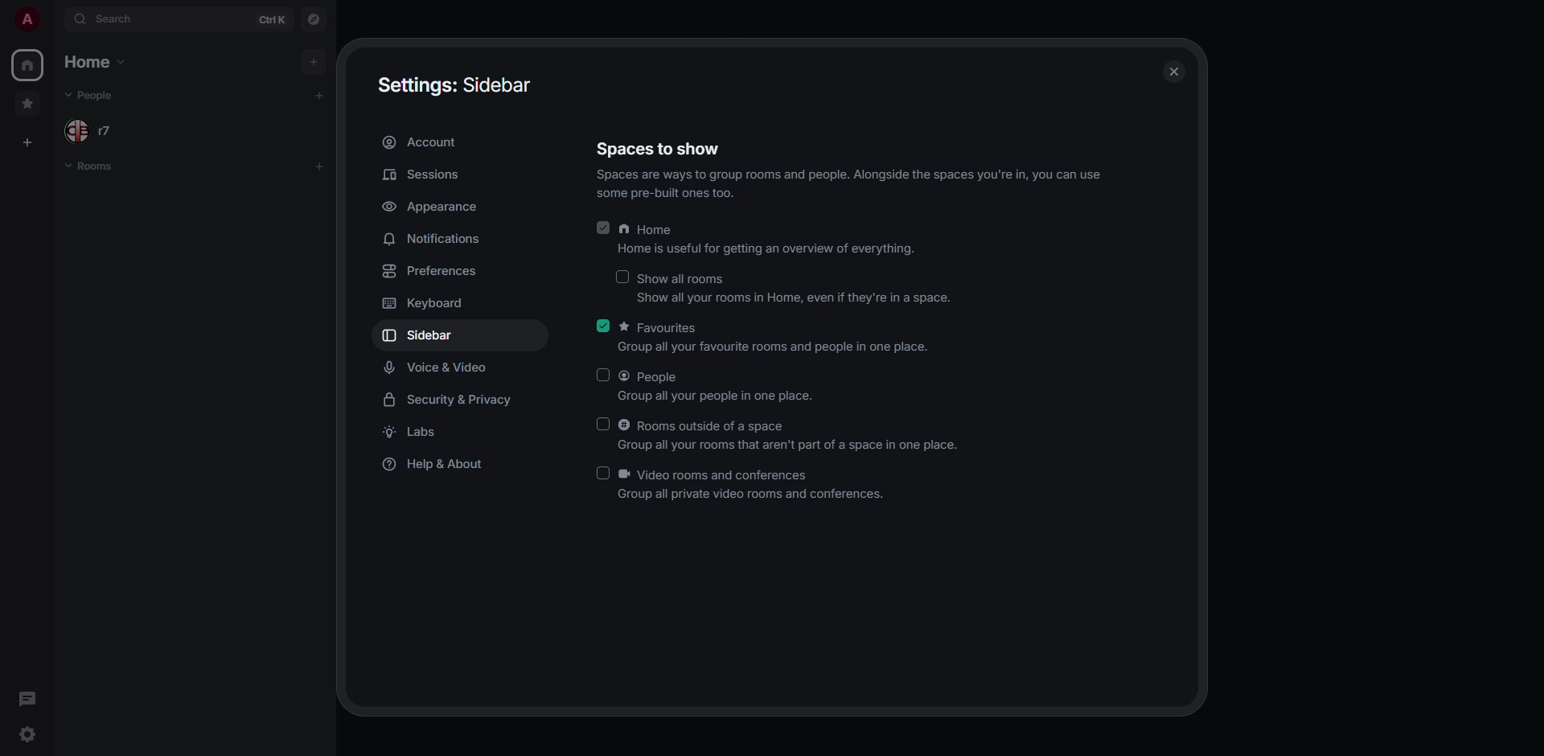  Describe the element at coordinates (455, 84) in the screenshot. I see `Settings: Sidebar` at that location.